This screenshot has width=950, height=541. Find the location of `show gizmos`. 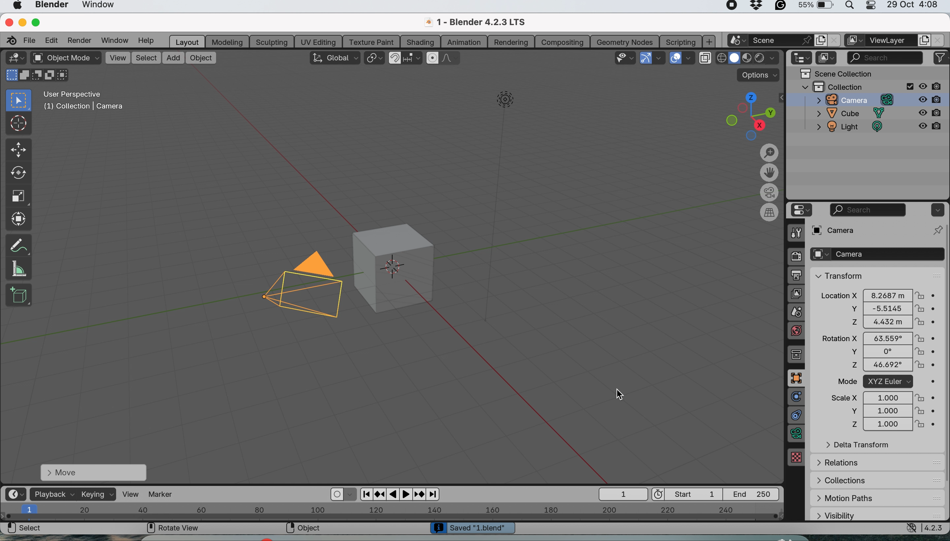

show gizmos is located at coordinates (645, 58).